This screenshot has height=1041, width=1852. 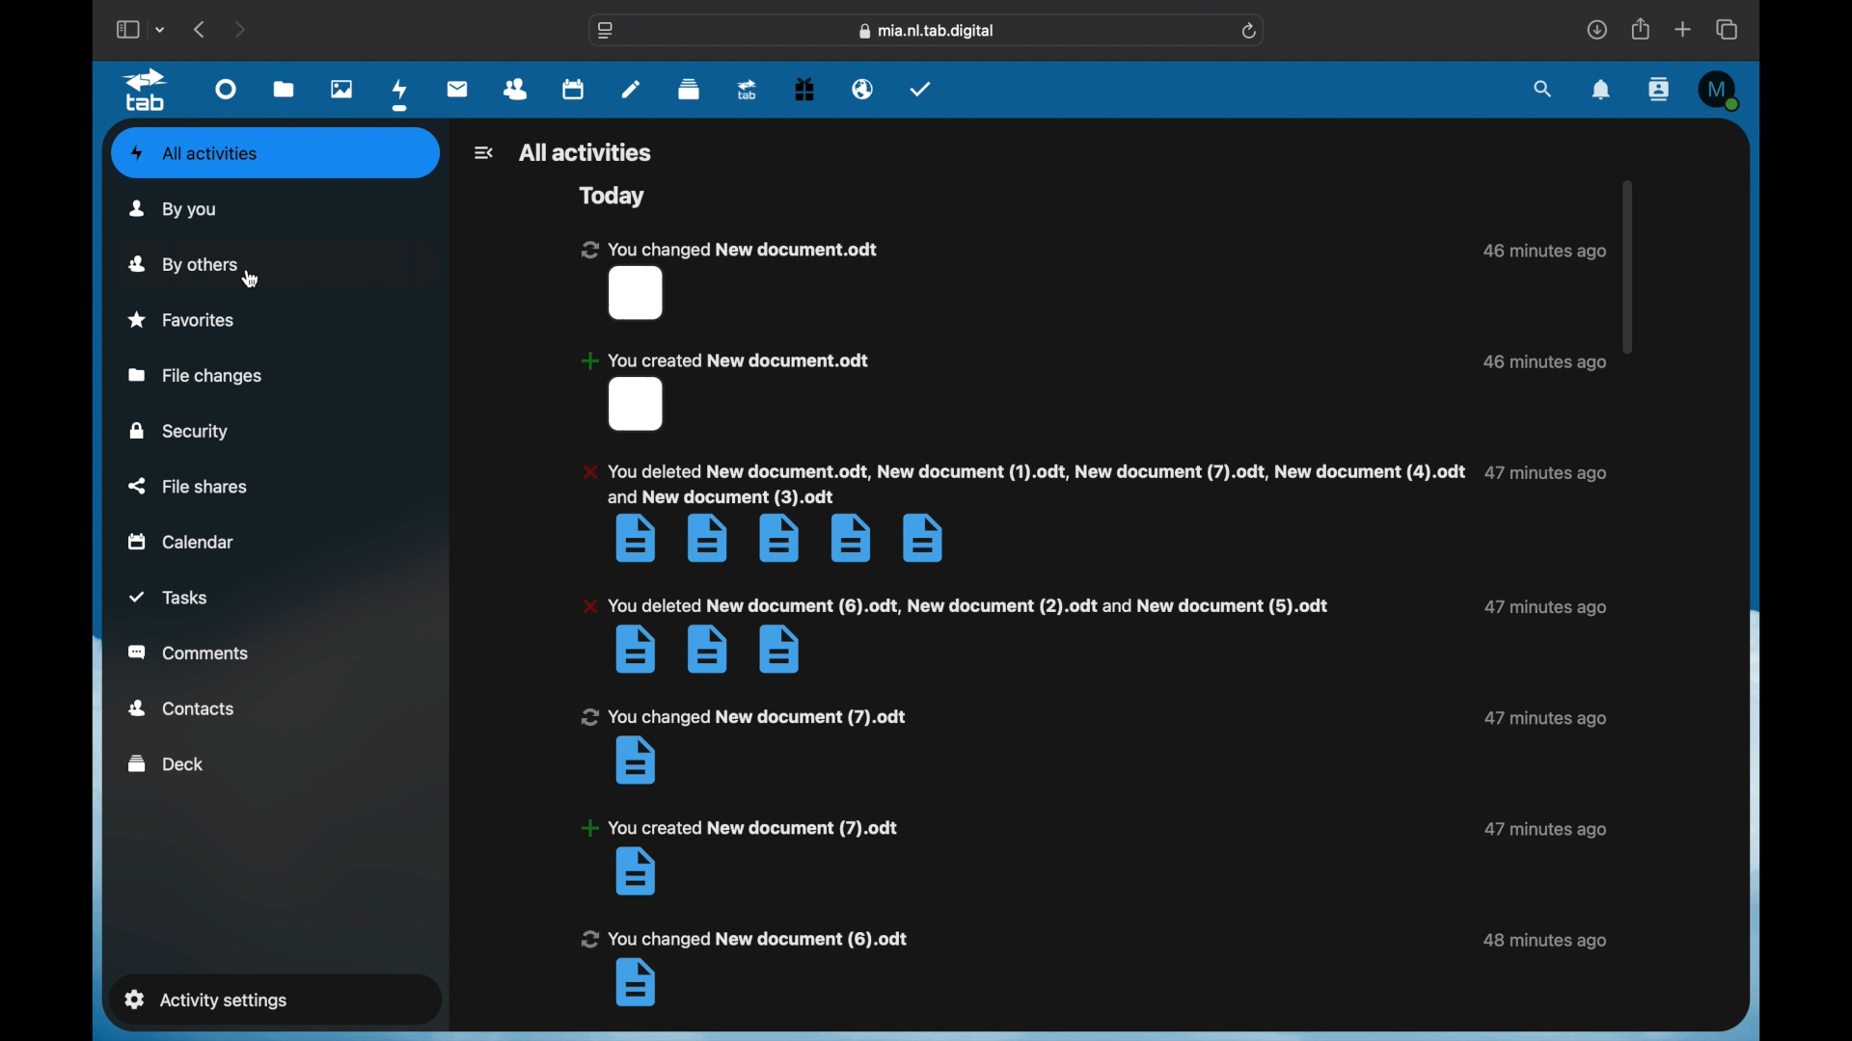 I want to click on web address, so click(x=926, y=31).